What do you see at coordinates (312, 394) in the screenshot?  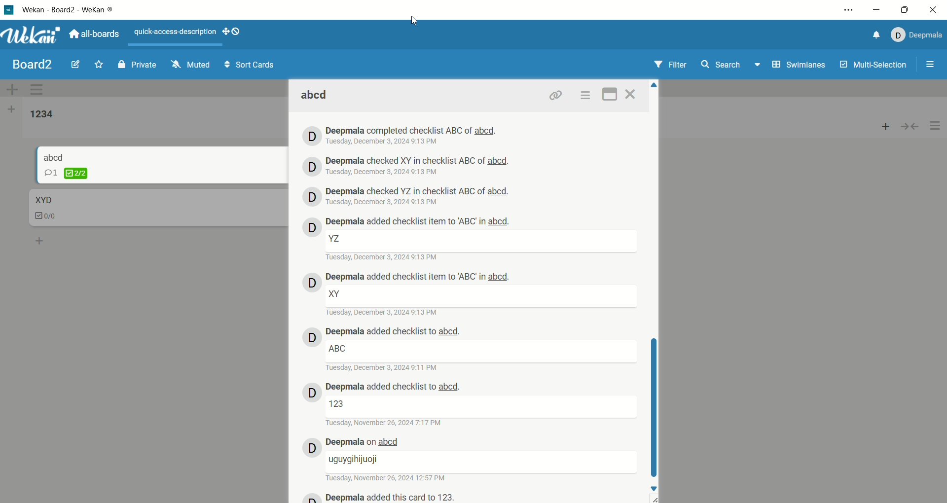 I see `avatar` at bounding box center [312, 394].